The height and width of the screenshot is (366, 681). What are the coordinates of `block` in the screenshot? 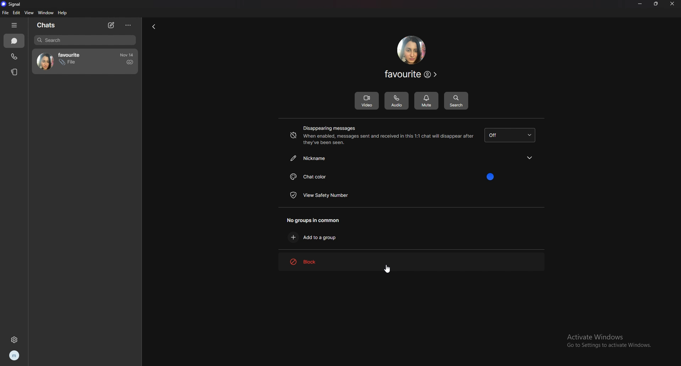 It's located at (313, 261).